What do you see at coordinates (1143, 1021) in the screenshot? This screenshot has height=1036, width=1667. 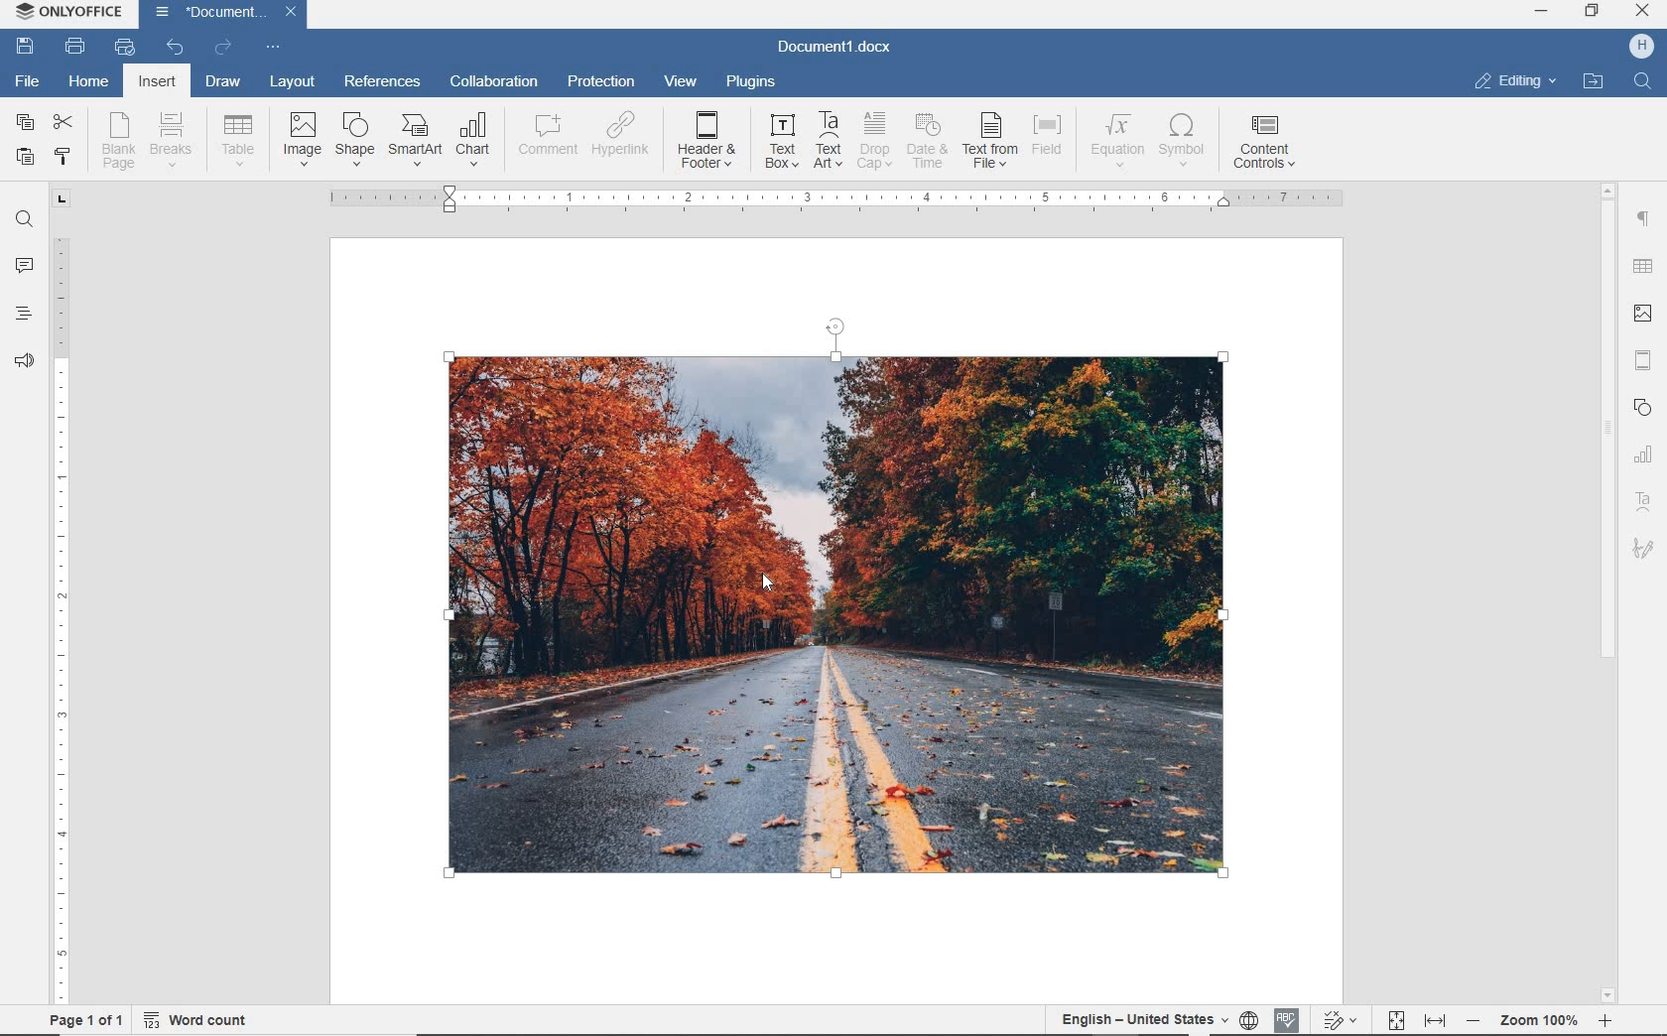 I see `English- United States(text language)` at bounding box center [1143, 1021].